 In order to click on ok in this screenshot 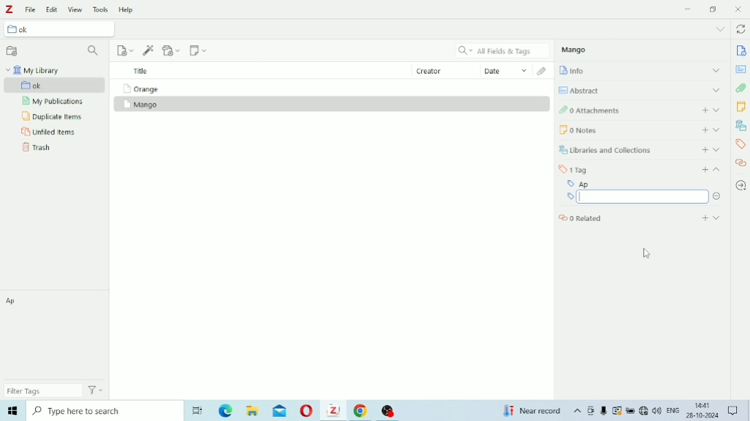, I will do `click(56, 85)`.